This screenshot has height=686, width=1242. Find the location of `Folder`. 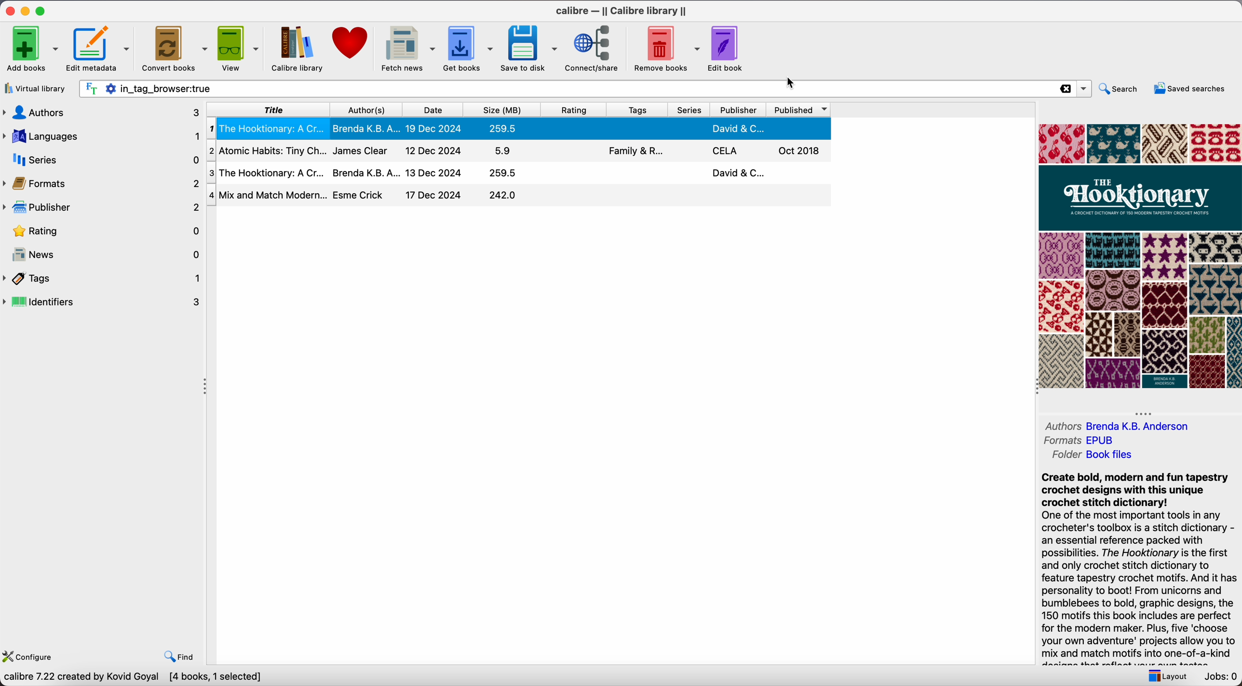

Folder is located at coordinates (1066, 455).